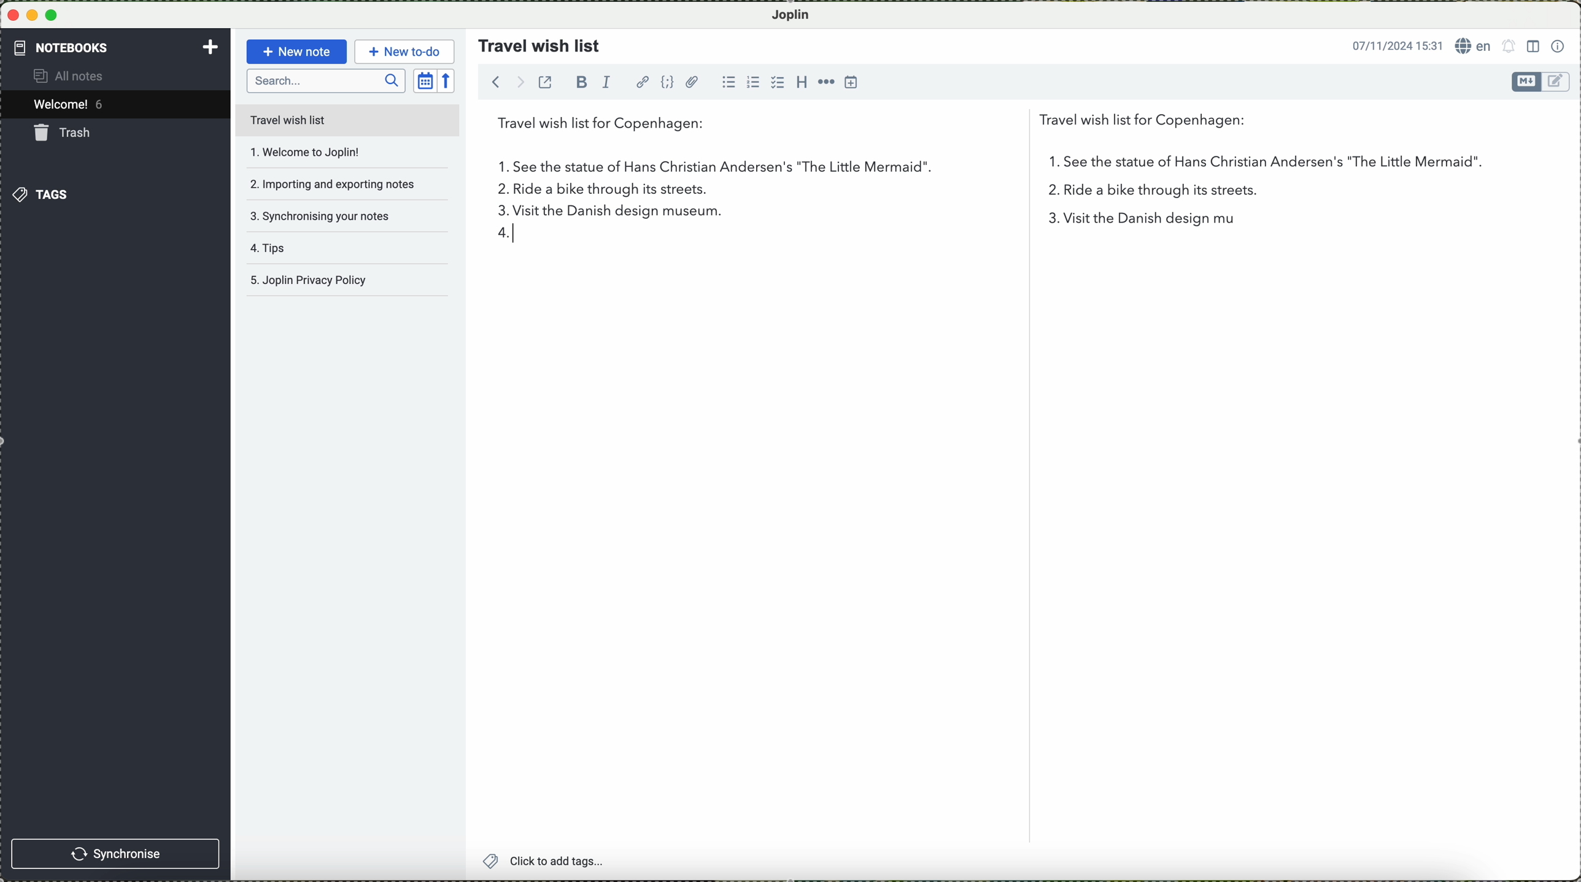  What do you see at coordinates (692, 82) in the screenshot?
I see `attach file` at bounding box center [692, 82].